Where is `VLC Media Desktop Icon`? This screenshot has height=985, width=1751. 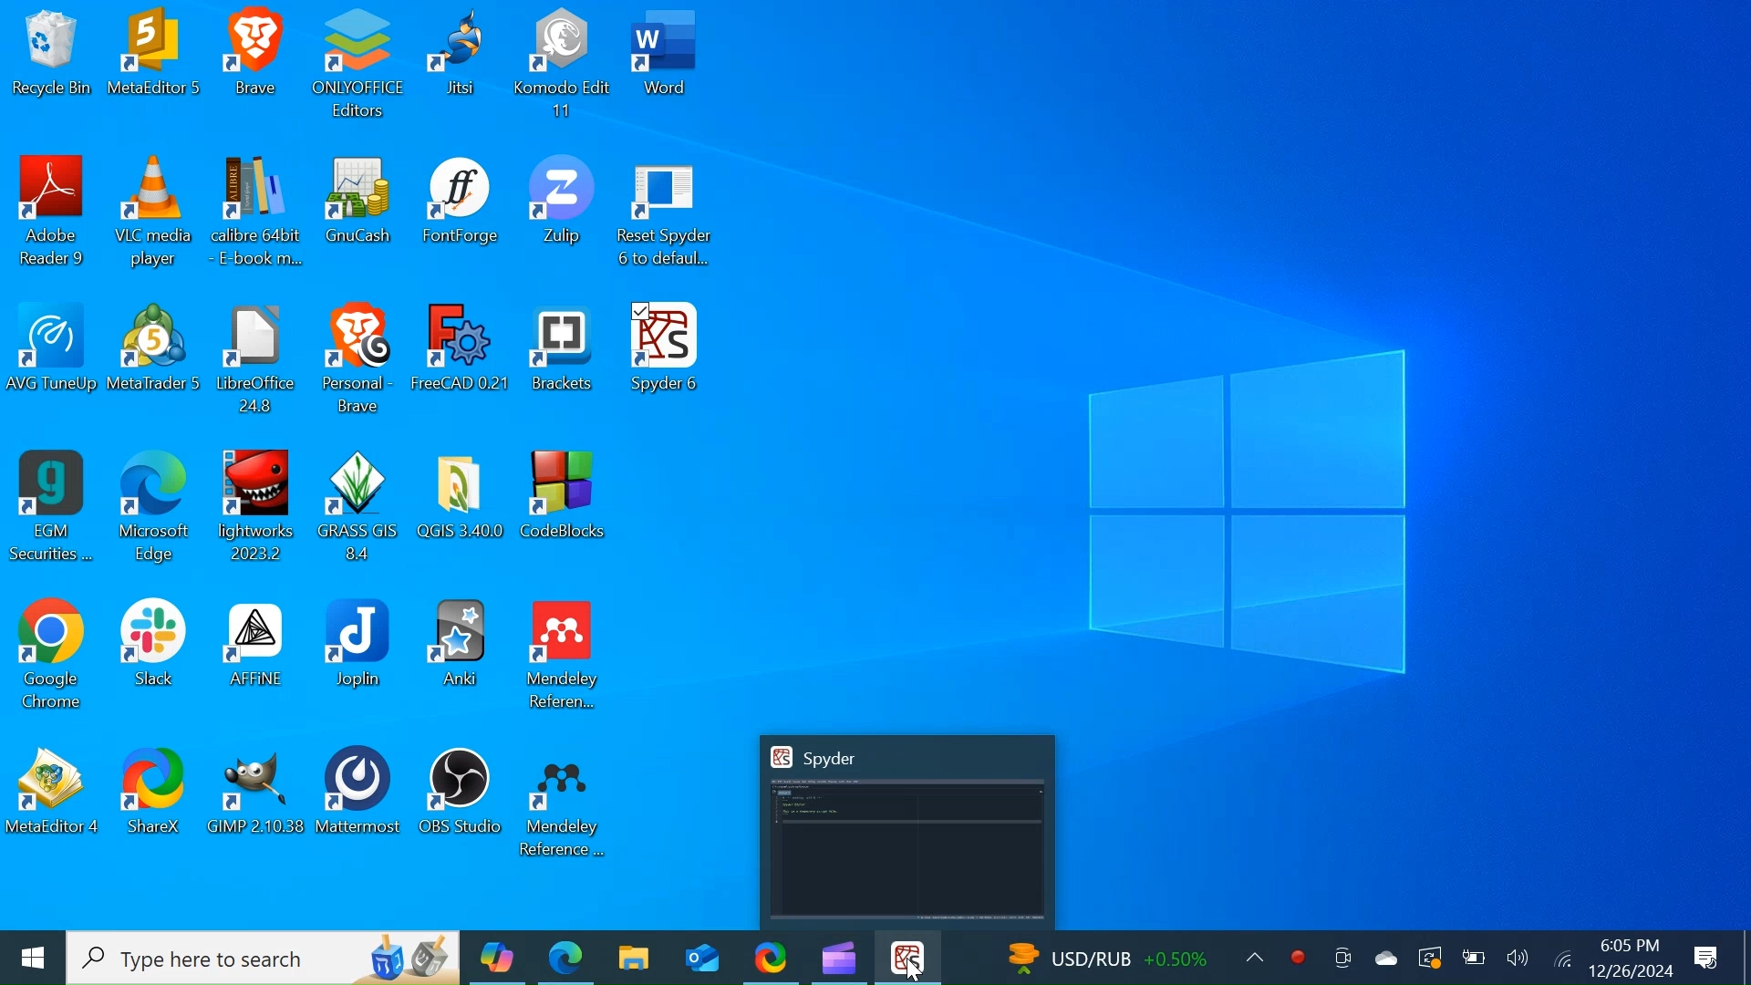 VLC Media Desktop Icon is located at coordinates (155, 214).